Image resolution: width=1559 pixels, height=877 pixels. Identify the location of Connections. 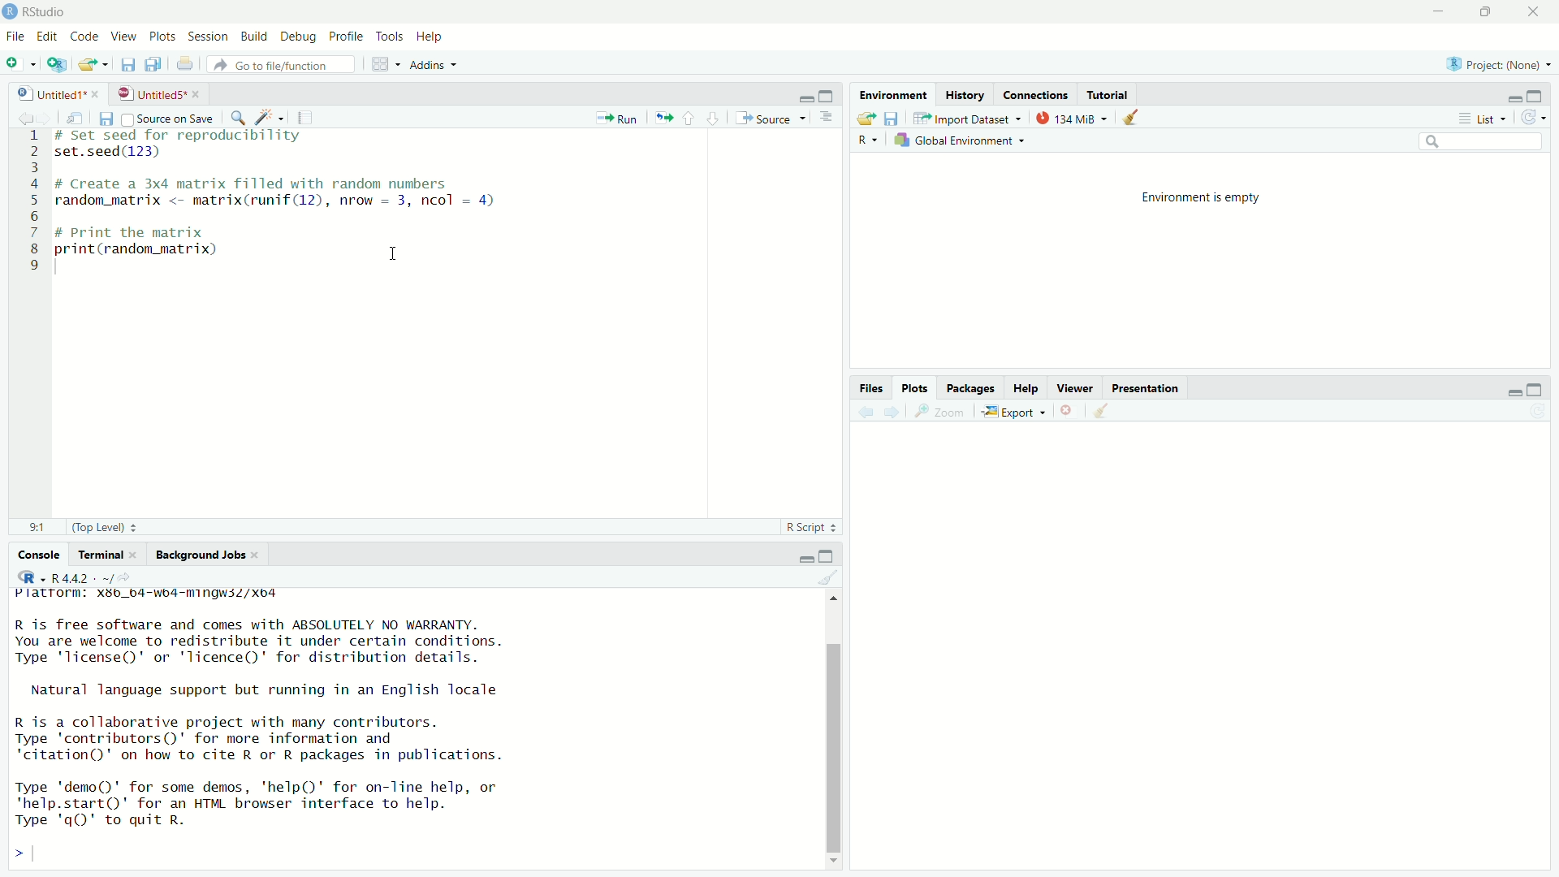
(1037, 94).